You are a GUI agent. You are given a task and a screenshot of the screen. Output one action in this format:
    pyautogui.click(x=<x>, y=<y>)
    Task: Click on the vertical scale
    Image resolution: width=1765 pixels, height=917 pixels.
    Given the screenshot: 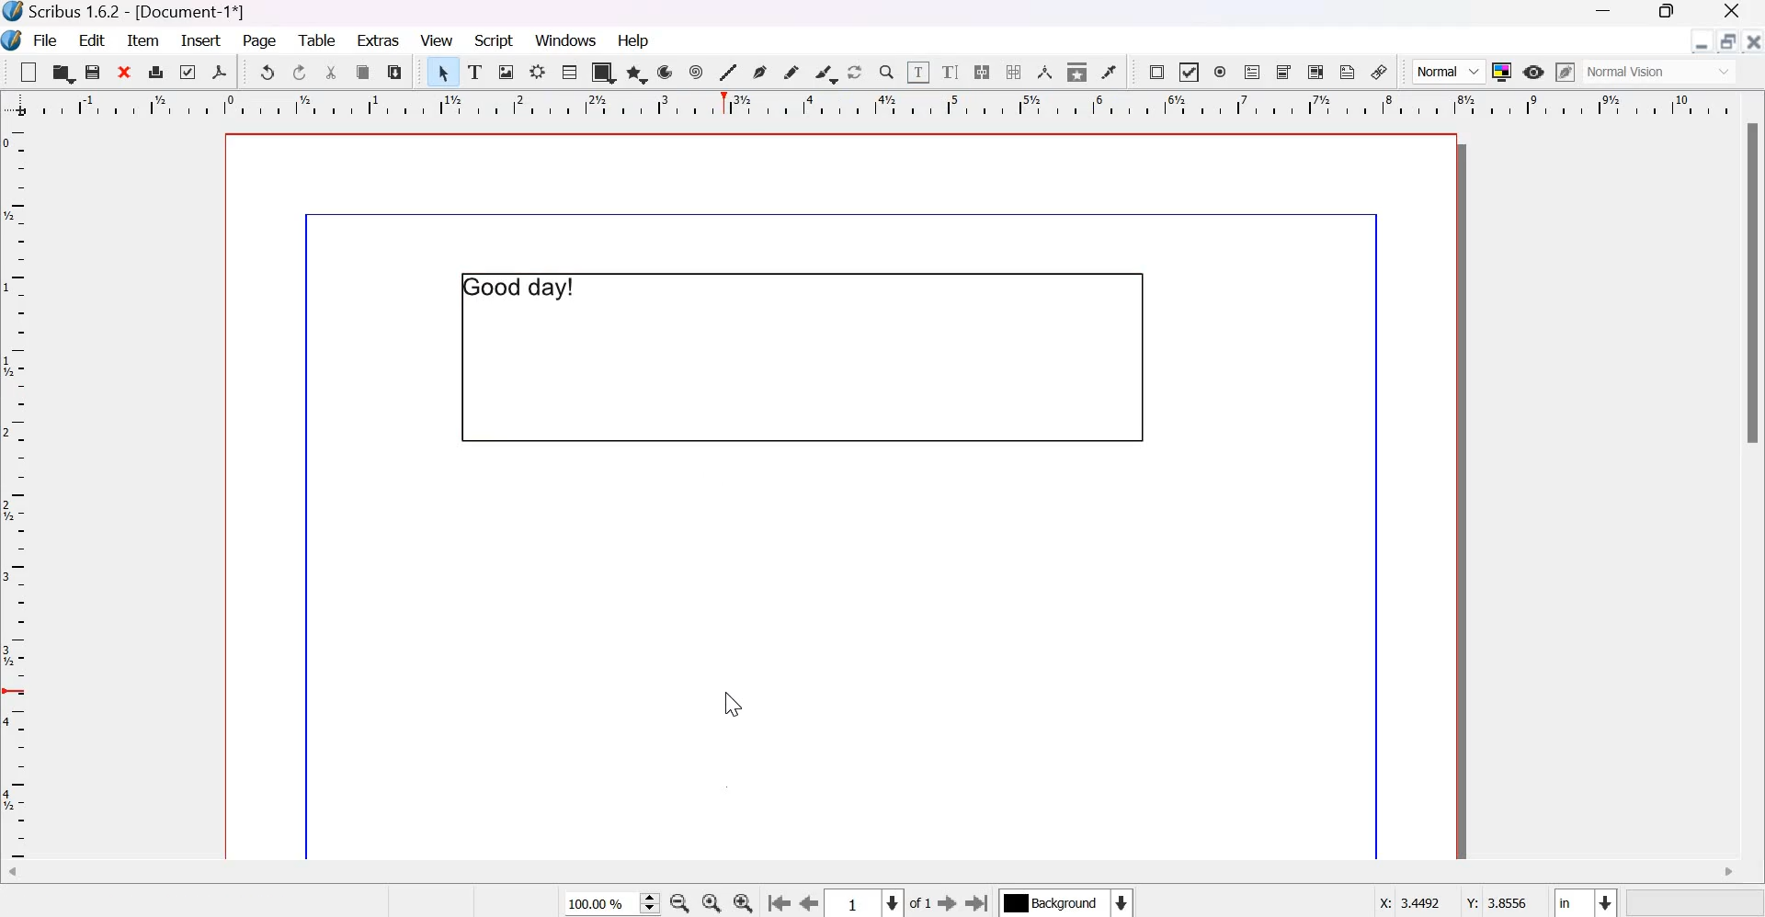 What is the action you would take?
    pyautogui.click(x=21, y=493)
    